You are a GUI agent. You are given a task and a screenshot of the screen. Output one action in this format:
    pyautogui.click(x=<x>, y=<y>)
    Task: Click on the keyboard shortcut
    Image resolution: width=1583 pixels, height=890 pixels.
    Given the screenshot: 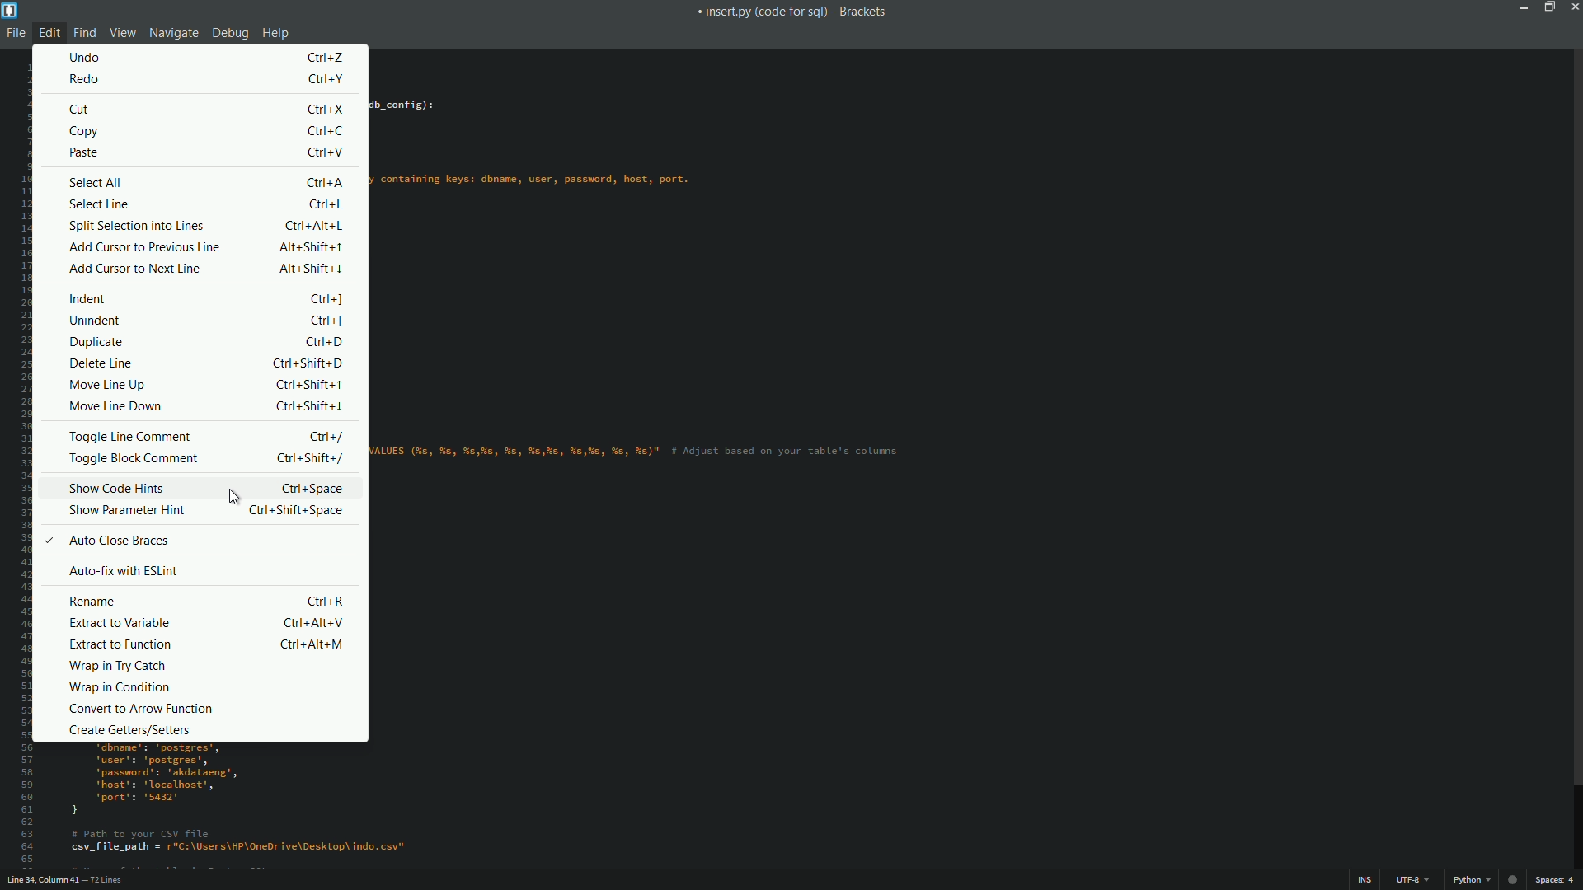 What is the action you would take?
    pyautogui.click(x=308, y=363)
    